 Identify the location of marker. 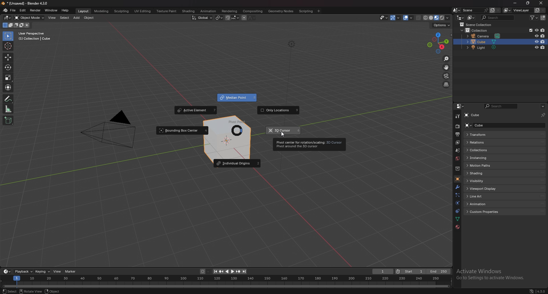
(70, 271).